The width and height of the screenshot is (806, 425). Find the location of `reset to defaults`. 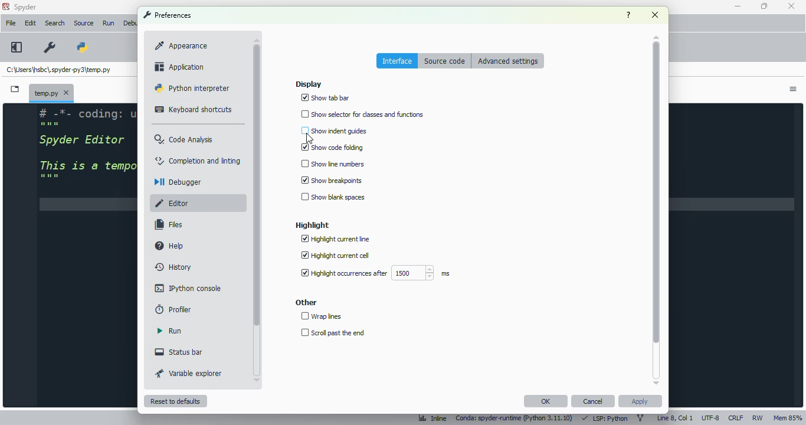

reset to defaults is located at coordinates (176, 401).